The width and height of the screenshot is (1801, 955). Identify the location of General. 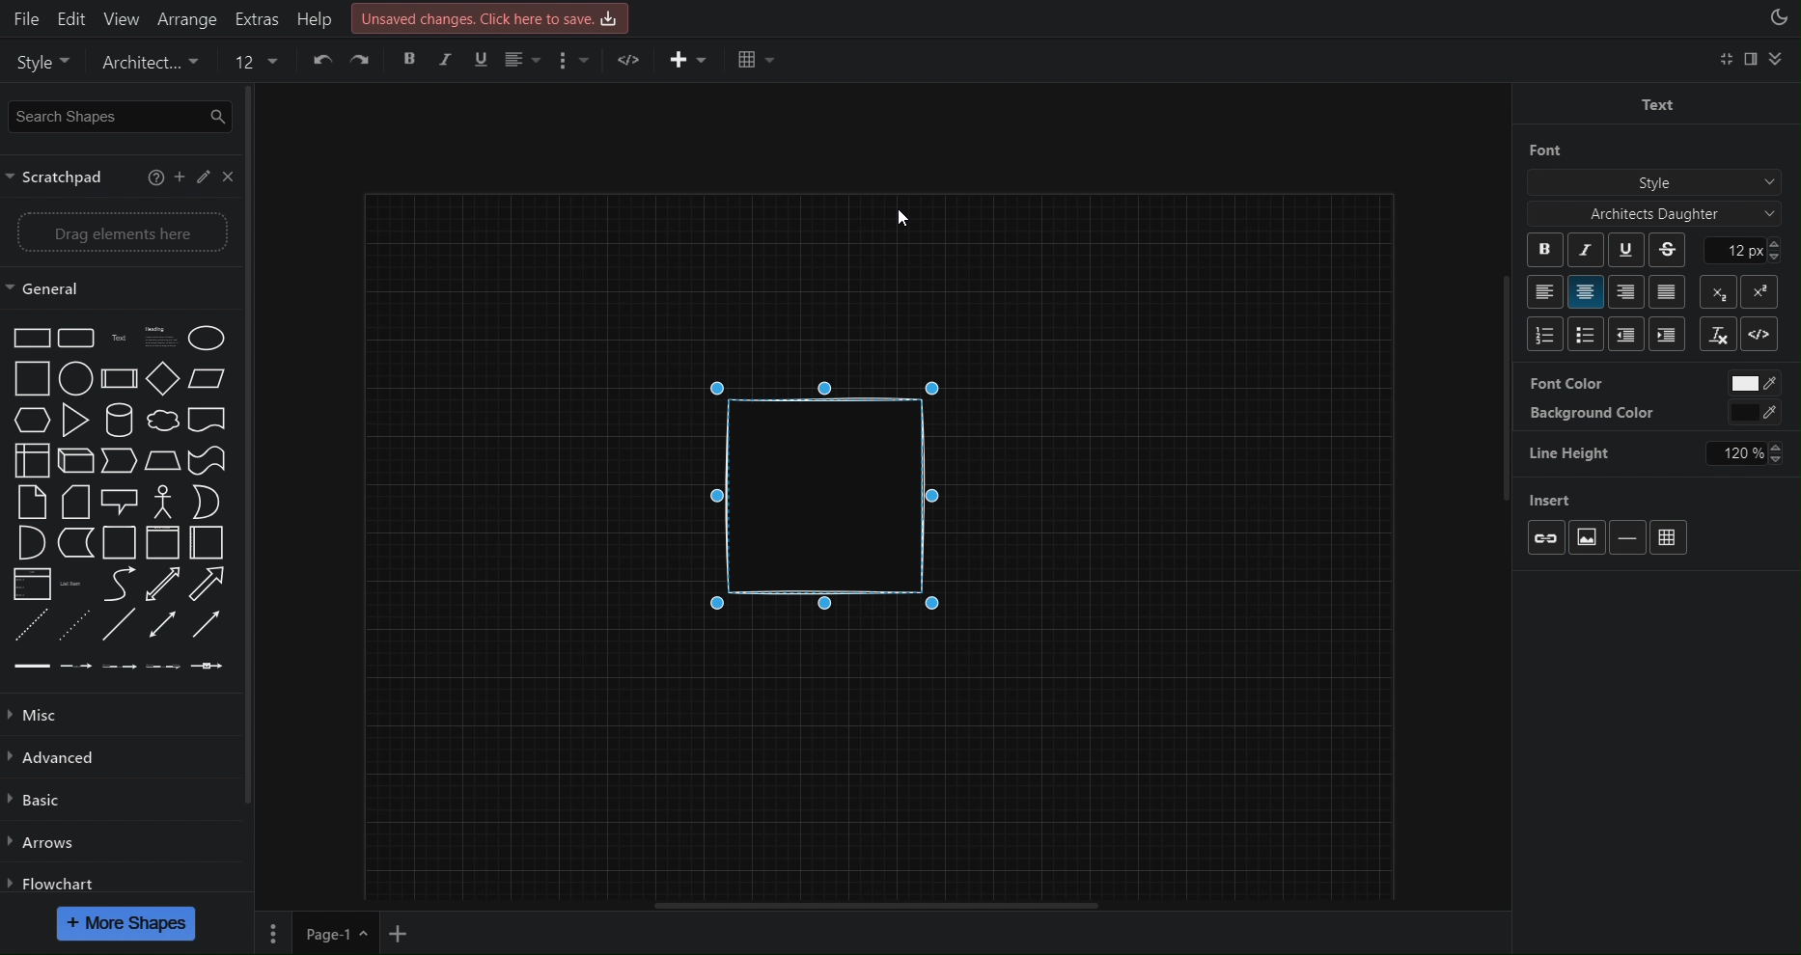
(63, 287).